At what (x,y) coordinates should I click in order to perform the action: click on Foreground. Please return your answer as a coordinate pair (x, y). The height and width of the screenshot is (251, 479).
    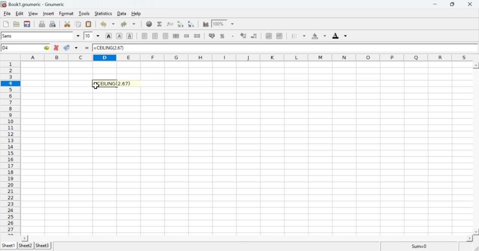
    Looking at the image, I should click on (341, 35).